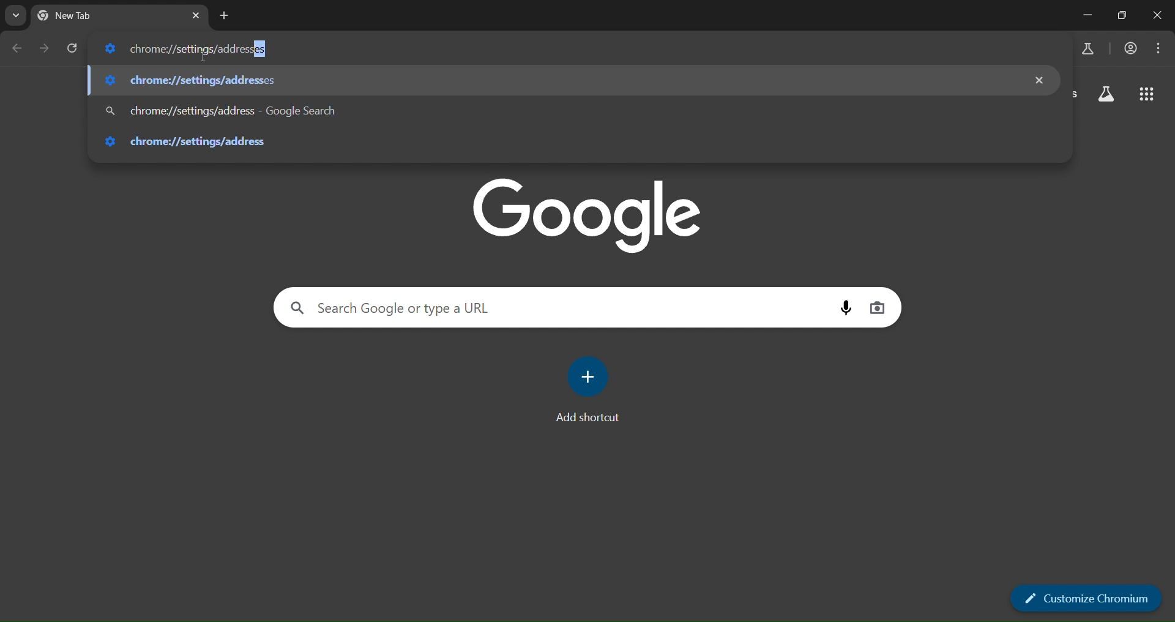 The width and height of the screenshot is (1175, 622). What do you see at coordinates (561, 113) in the screenshot?
I see `chrome://settings/addresses` at bounding box center [561, 113].